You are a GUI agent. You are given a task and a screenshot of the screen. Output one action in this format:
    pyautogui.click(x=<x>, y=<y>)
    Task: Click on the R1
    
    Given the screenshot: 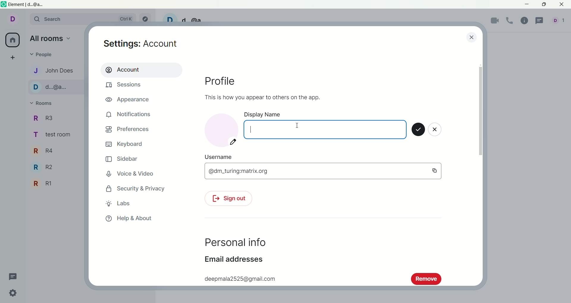 What is the action you would take?
    pyautogui.click(x=43, y=184)
    